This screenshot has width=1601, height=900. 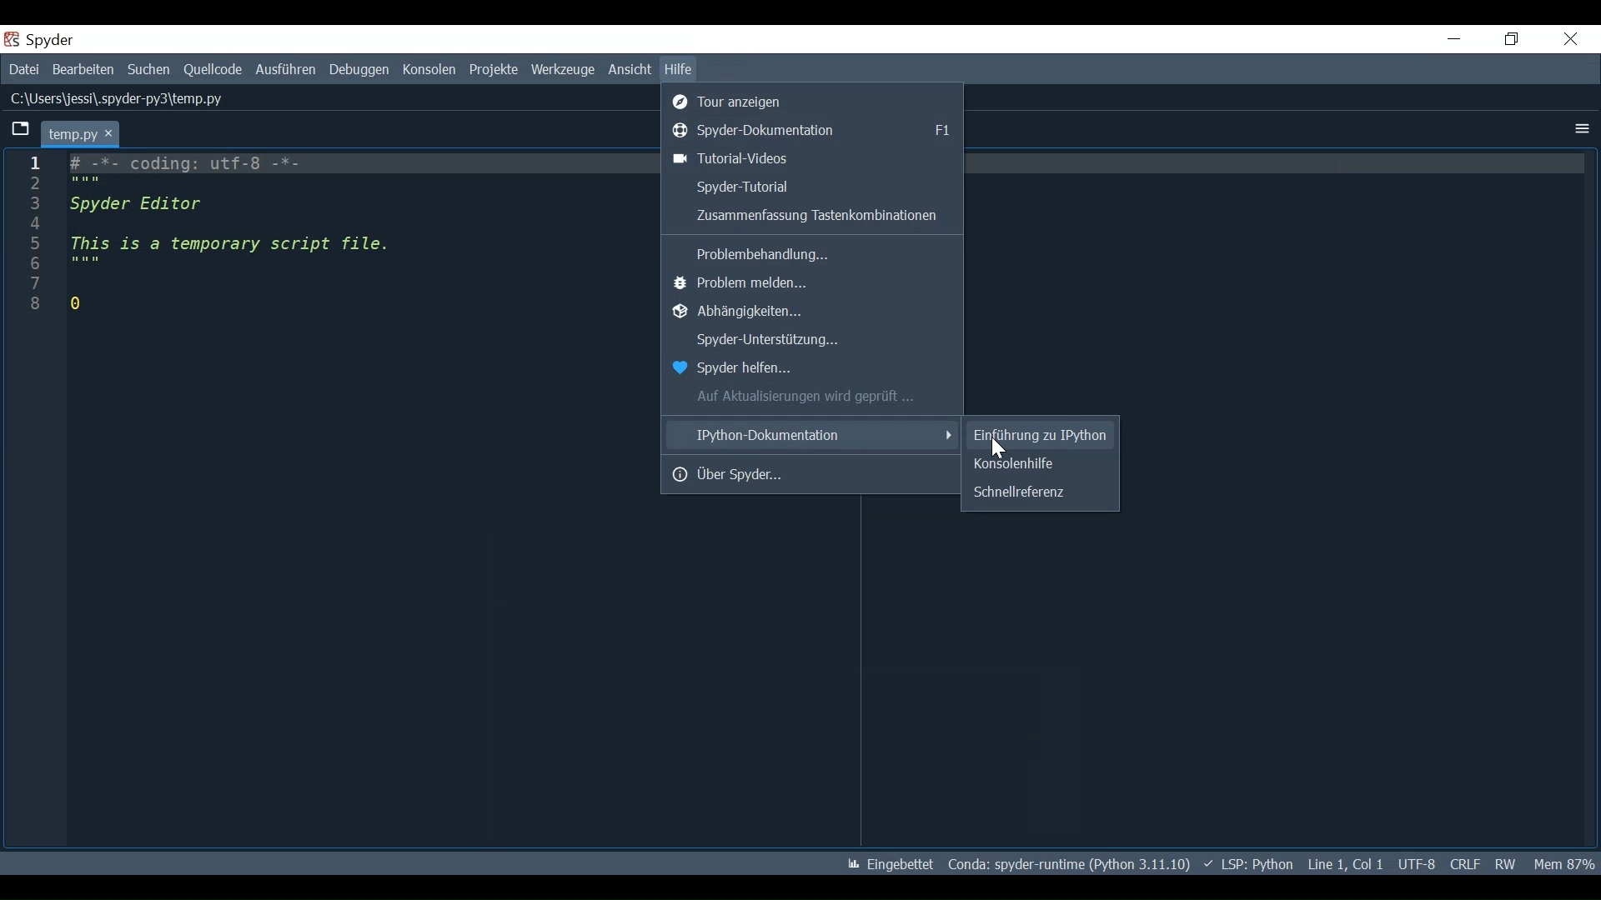 I want to click on Consoles, so click(x=431, y=69).